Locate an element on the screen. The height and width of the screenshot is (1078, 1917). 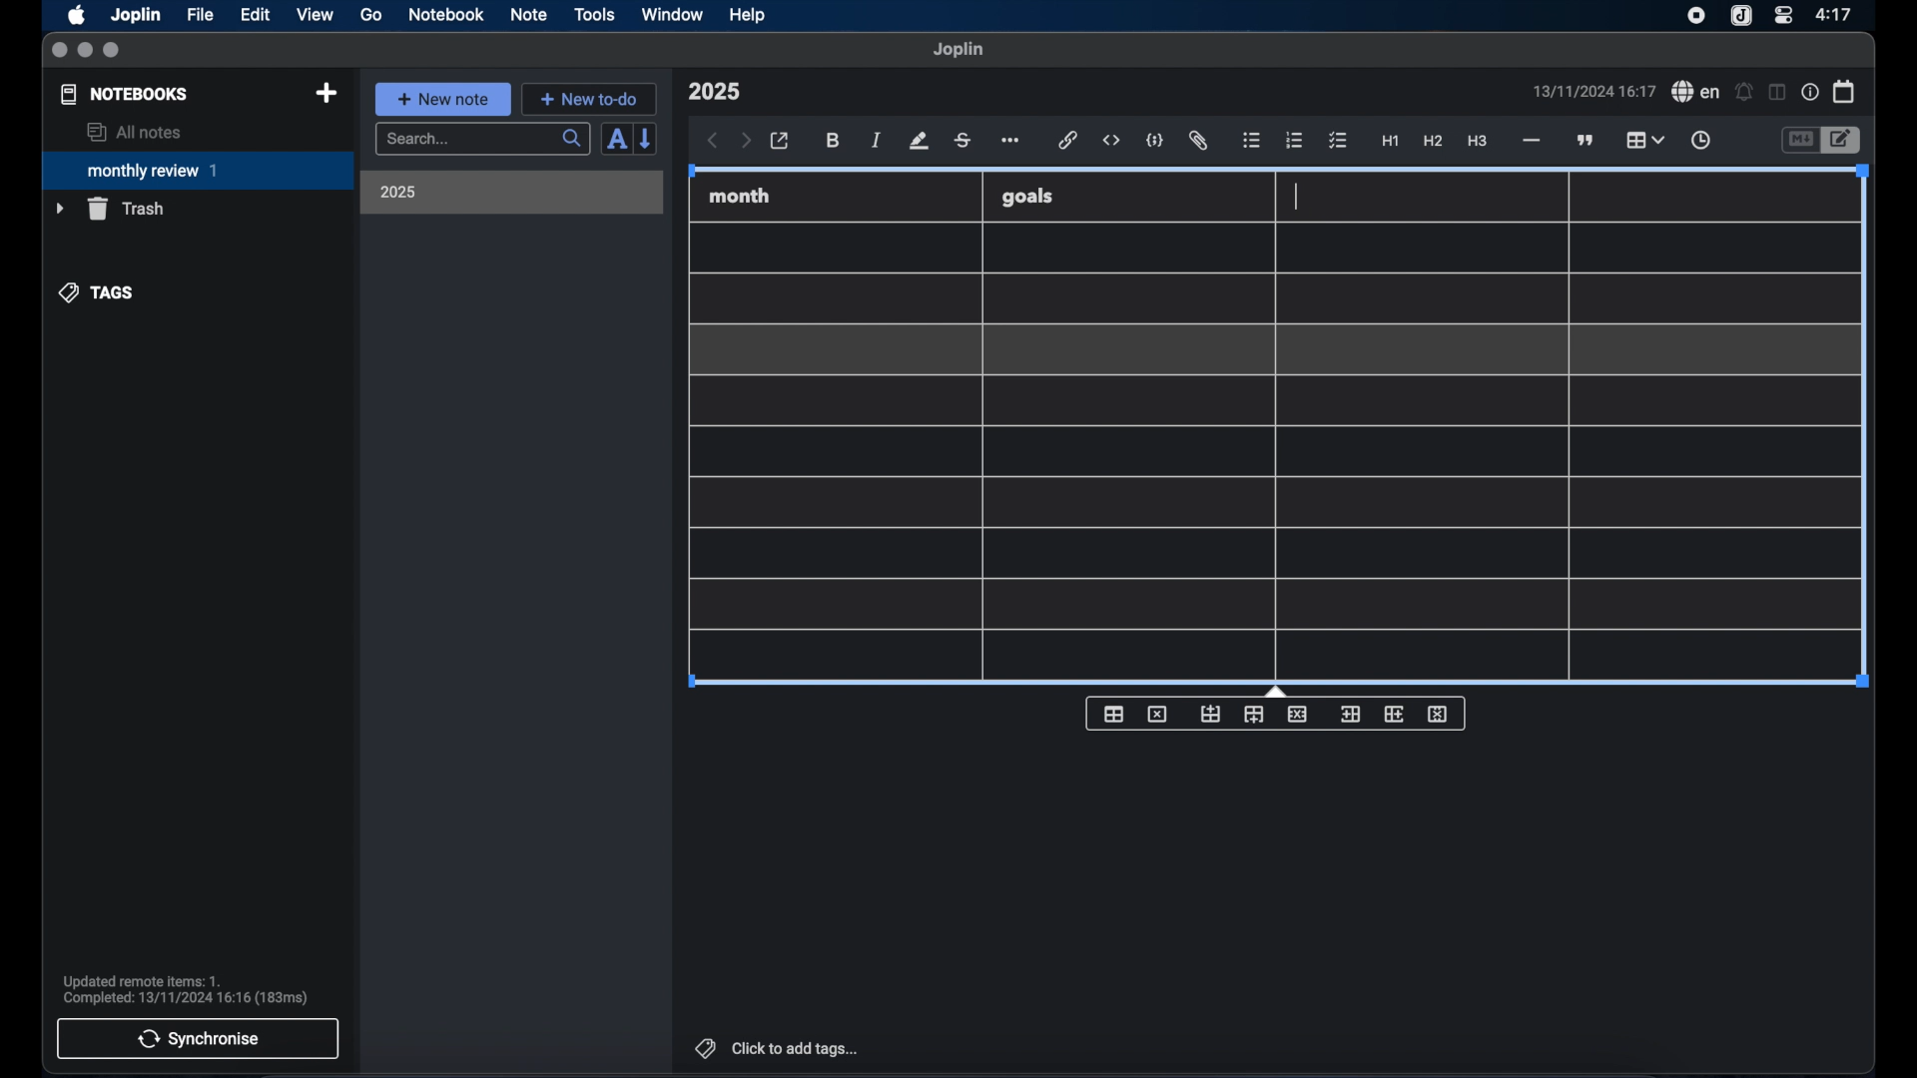
spel check is located at coordinates (1696, 92).